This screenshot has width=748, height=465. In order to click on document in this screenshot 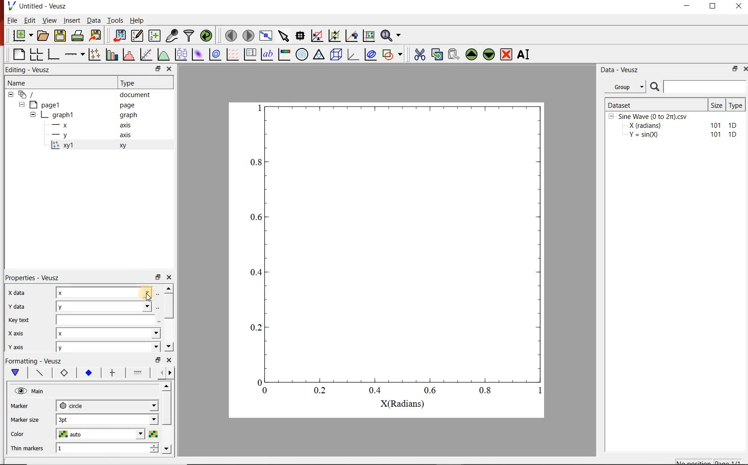, I will do `click(135, 95)`.